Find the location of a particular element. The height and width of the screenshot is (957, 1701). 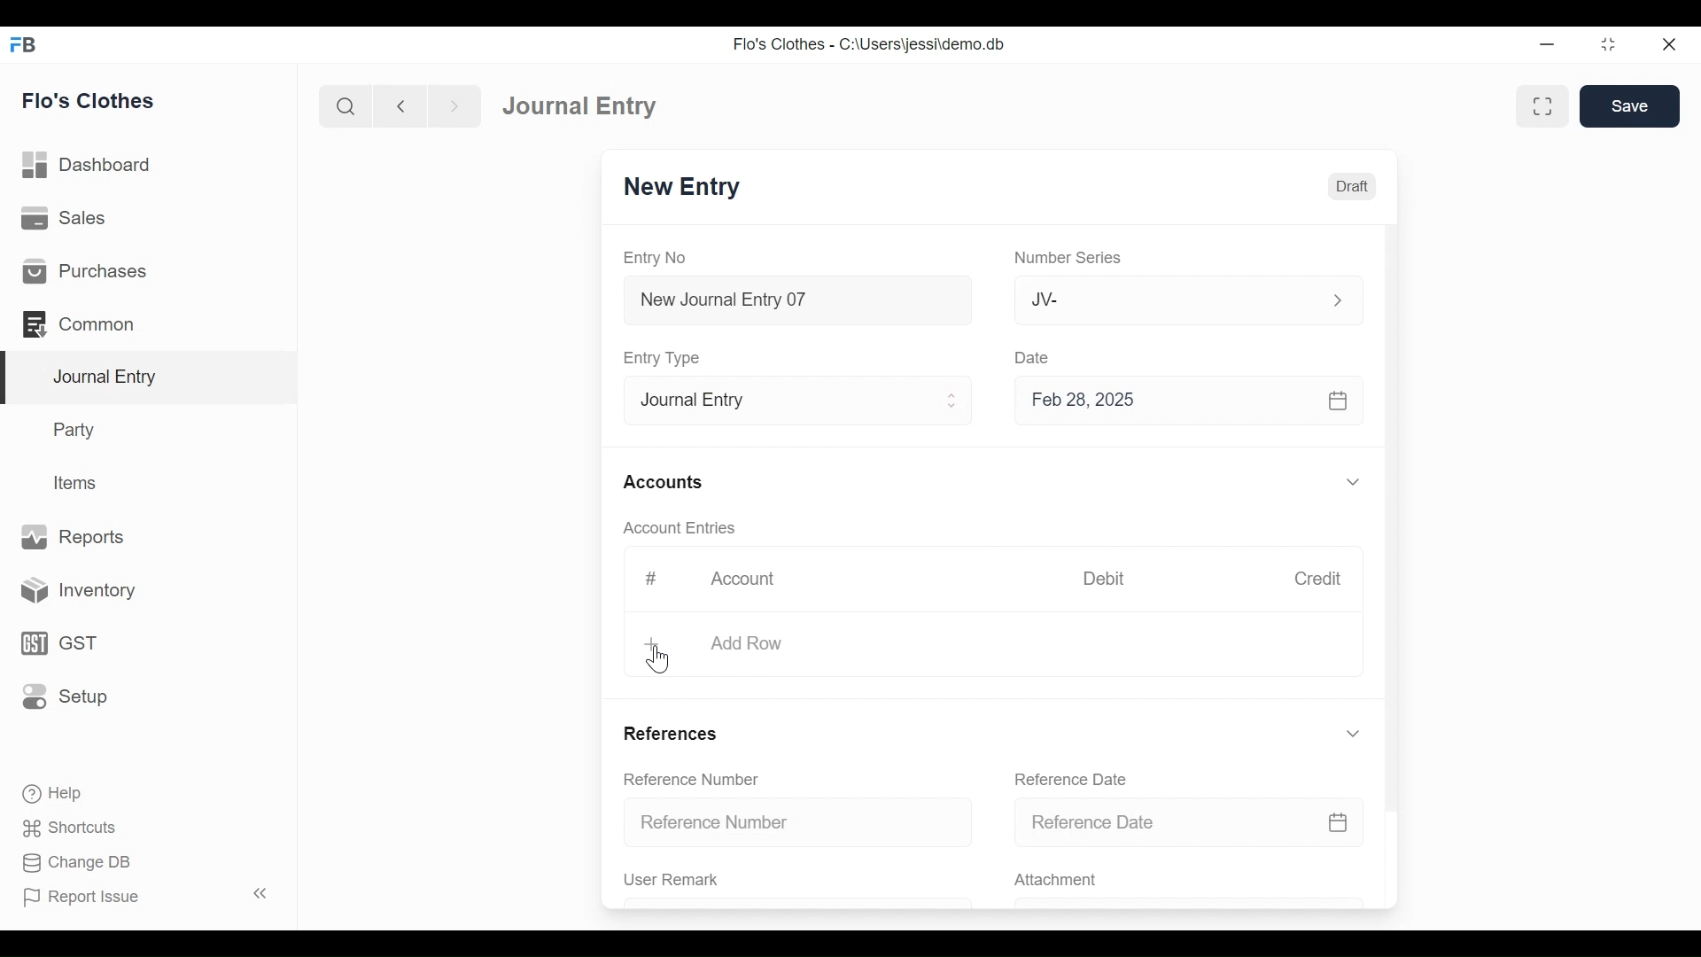

Reference Date is located at coordinates (1068, 779).